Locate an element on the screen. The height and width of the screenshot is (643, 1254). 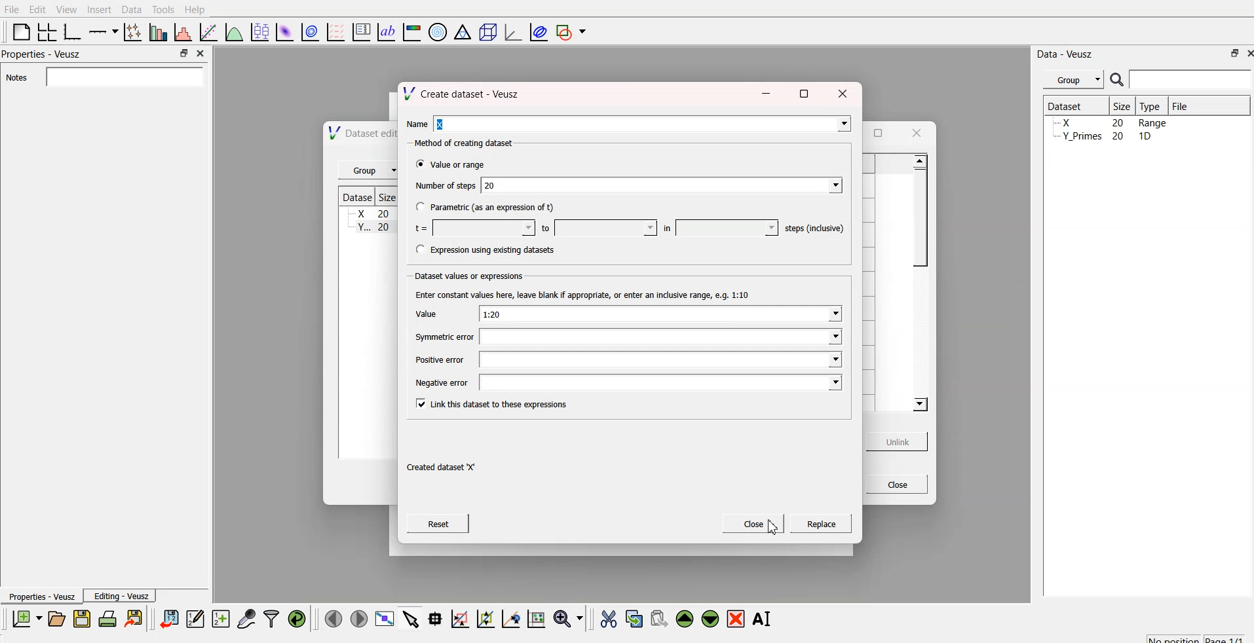
plot covariance ellipses is located at coordinates (539, 31).